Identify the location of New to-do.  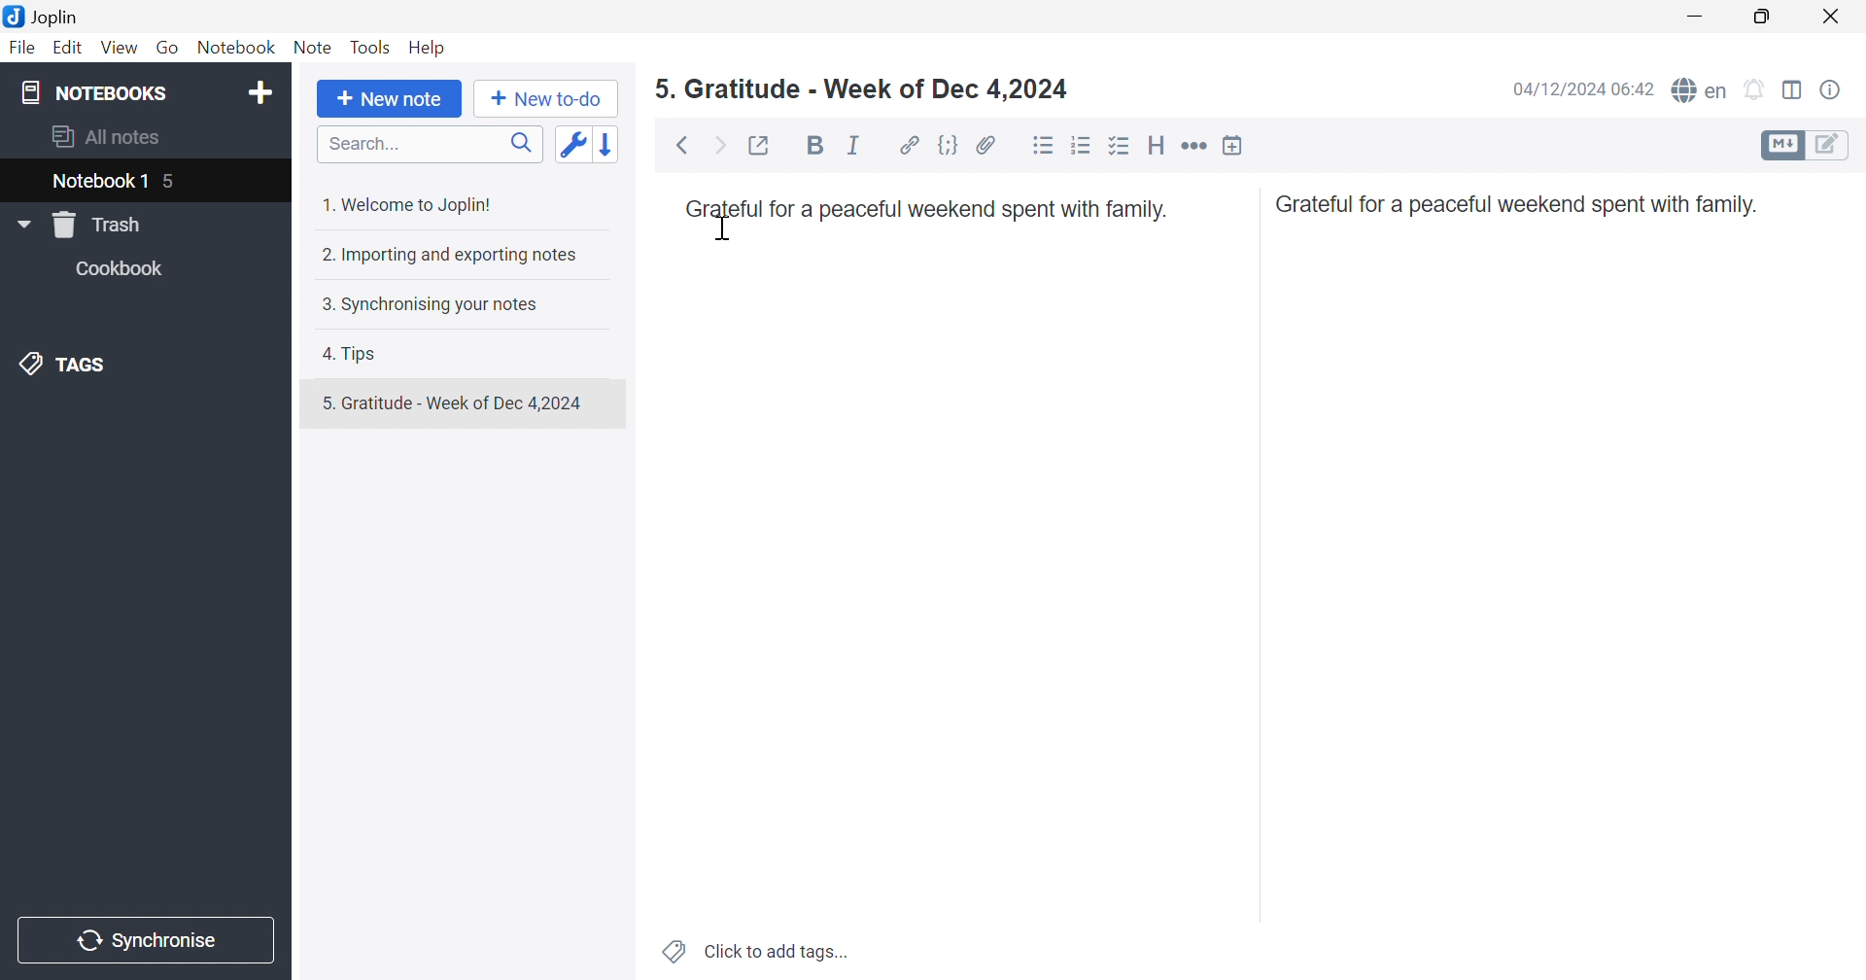
(547, 99).